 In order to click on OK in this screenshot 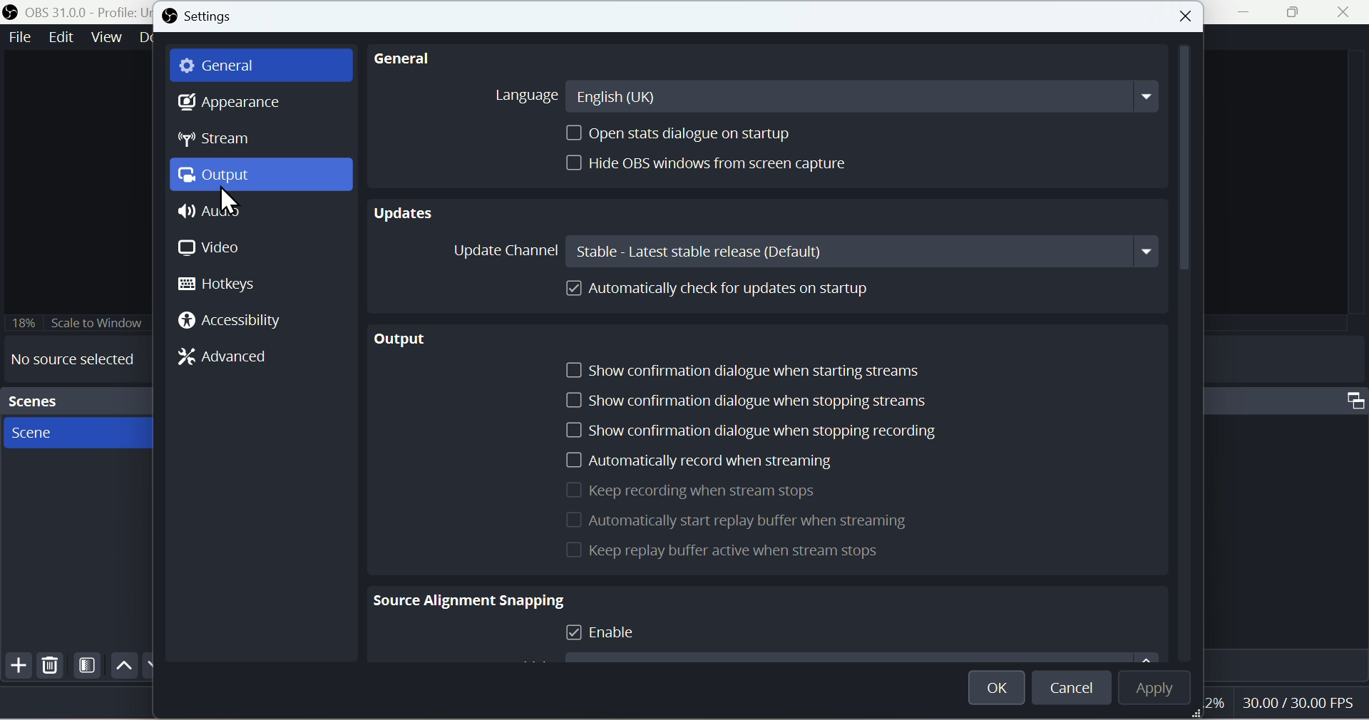, I will do `click(998, 684)`.